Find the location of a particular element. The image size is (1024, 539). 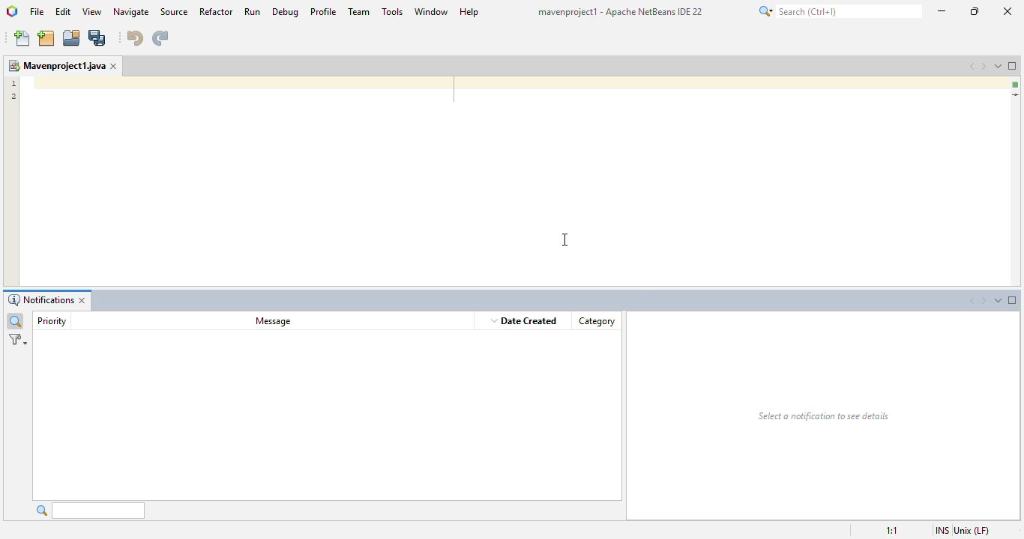

category is located at coordinates (597, 321).